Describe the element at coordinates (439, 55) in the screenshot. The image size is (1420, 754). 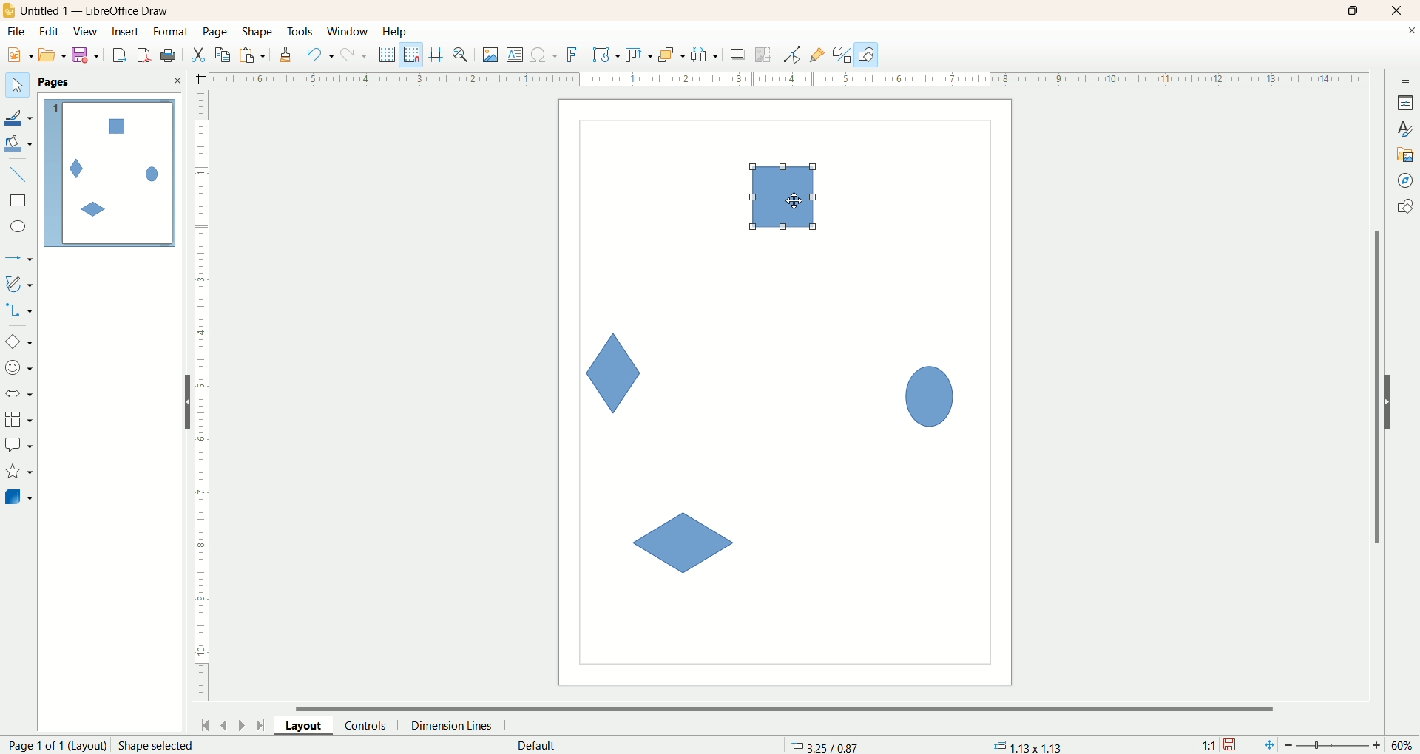
I see `helplines` at that location.